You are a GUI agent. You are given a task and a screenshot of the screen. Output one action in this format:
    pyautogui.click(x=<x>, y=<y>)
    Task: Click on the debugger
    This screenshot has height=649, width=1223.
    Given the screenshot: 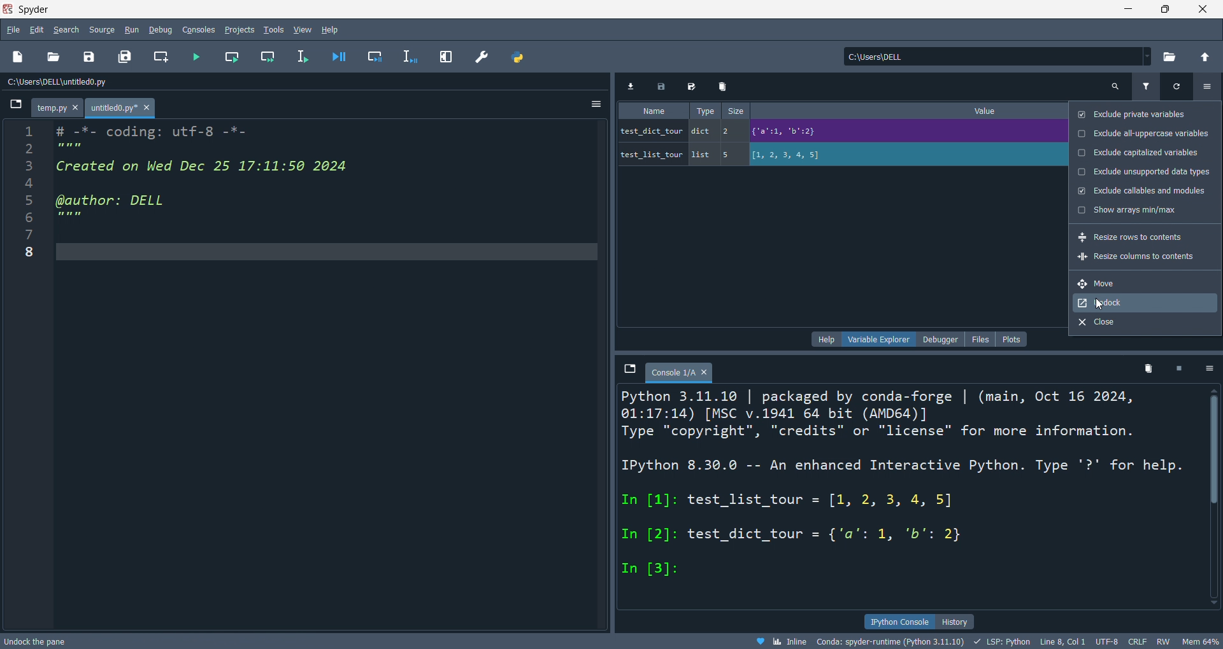 What is the action you would take?
    pyautogui.click(x=941, y=338)
    